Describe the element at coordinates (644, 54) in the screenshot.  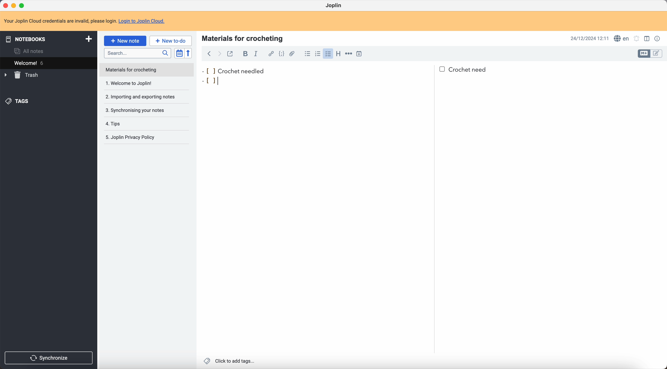
I see `toggle edit layout` at that location.